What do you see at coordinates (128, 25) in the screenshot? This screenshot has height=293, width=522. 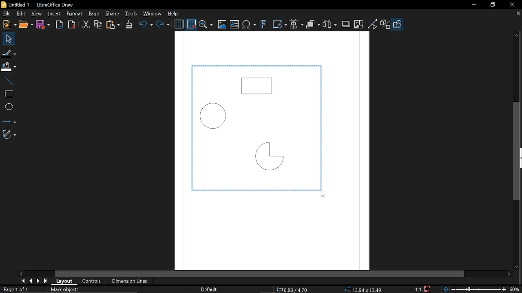 I see `Clone` at bounding box center [128, 25].